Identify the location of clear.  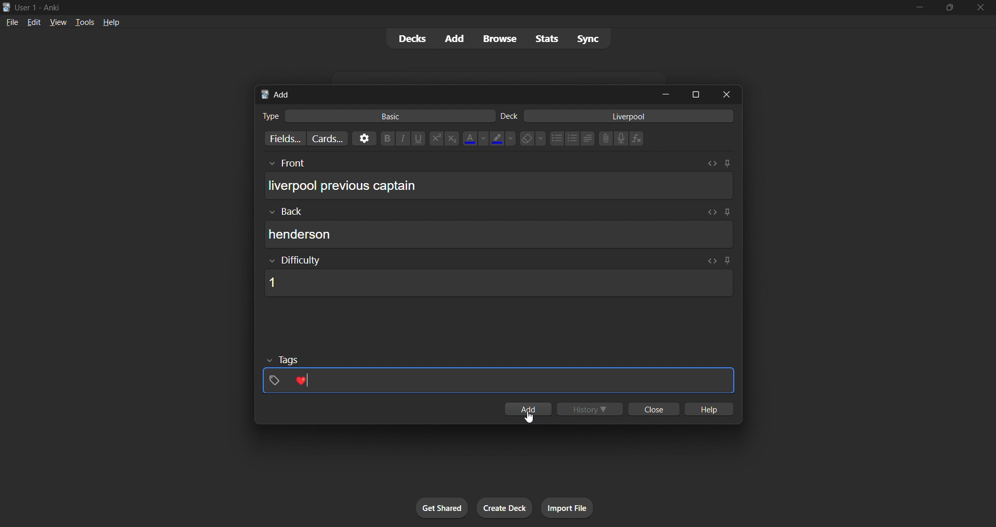
(532, 138).